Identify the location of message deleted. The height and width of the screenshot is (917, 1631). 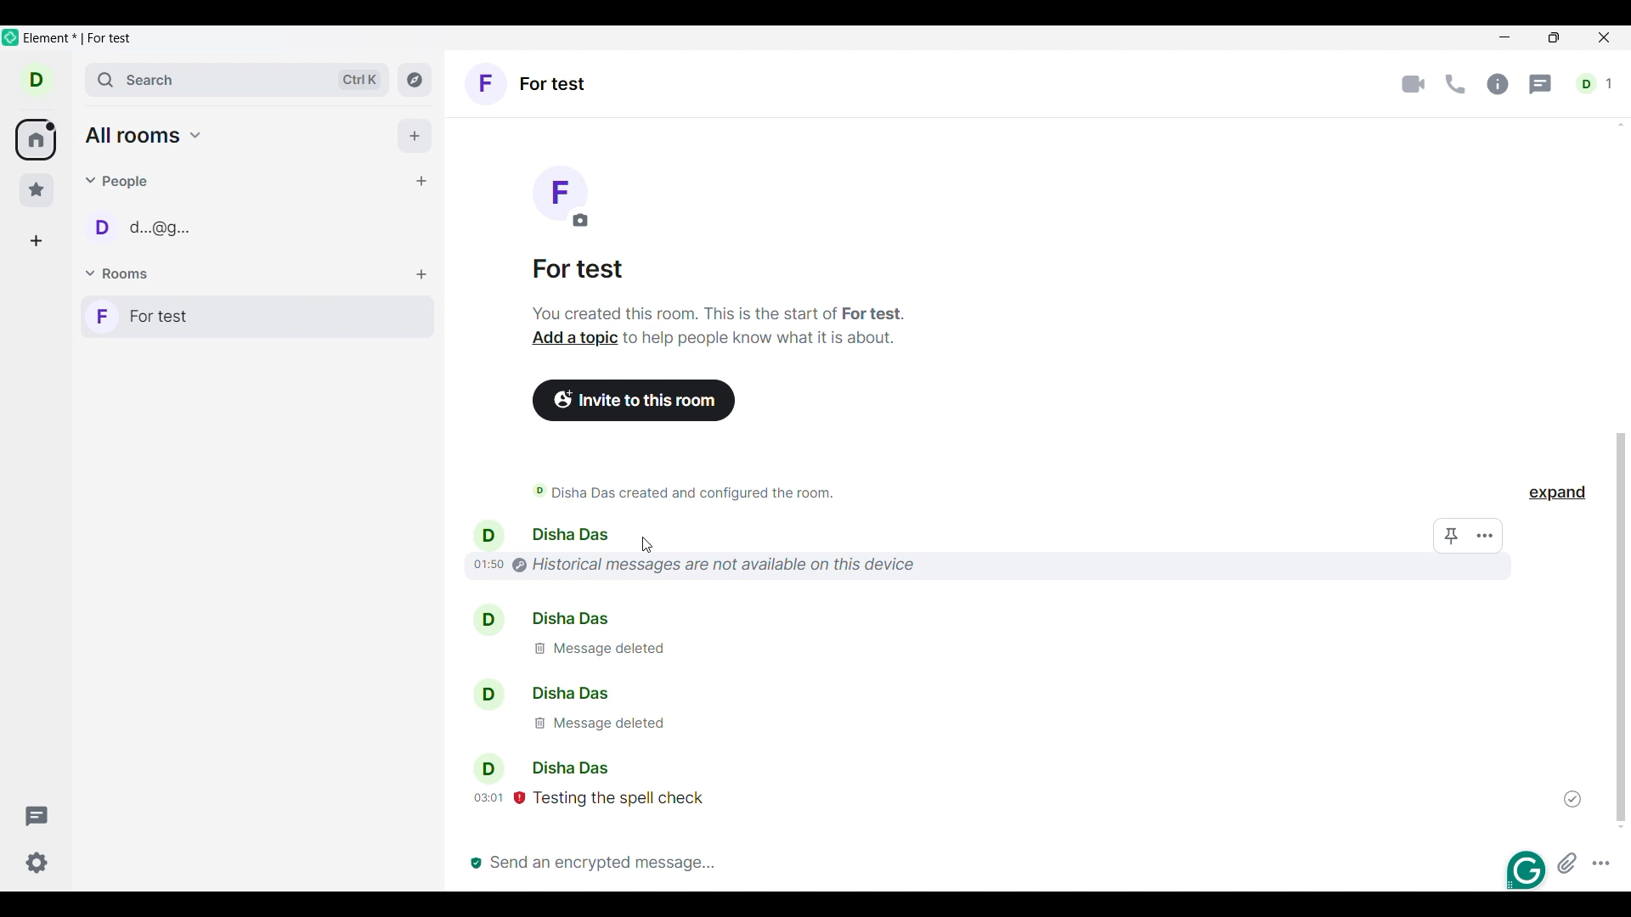
(596, 724).